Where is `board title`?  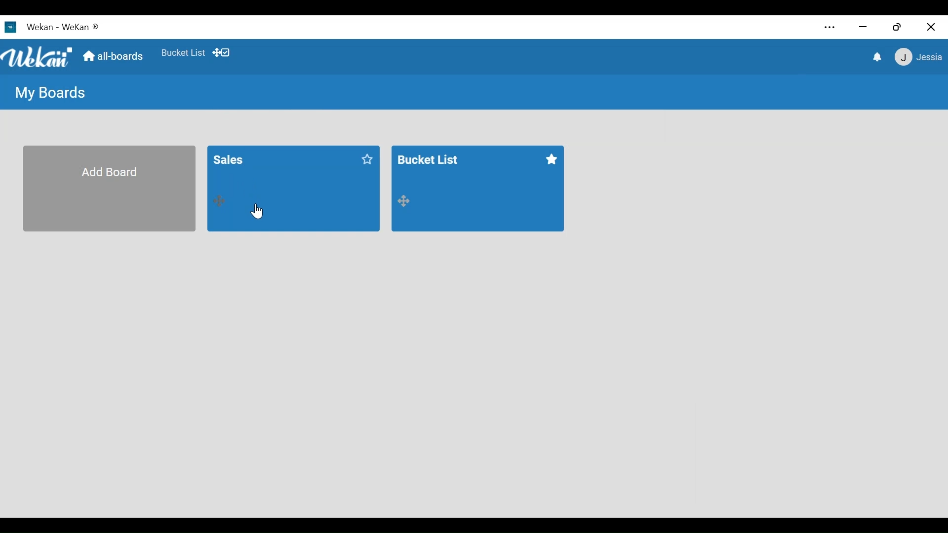
board title is located at coordinates (432, 161).